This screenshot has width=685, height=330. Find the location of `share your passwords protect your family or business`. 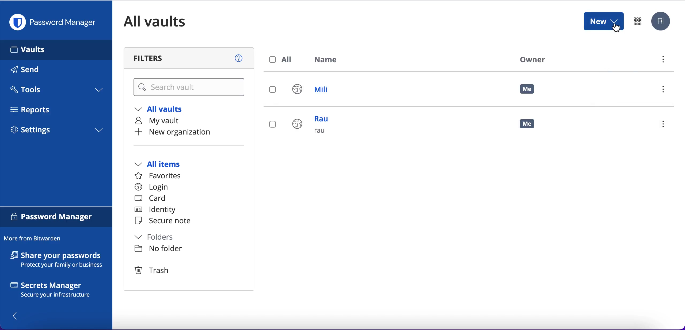

share your passwords protect your family or business is located at coordinates (59, 261).